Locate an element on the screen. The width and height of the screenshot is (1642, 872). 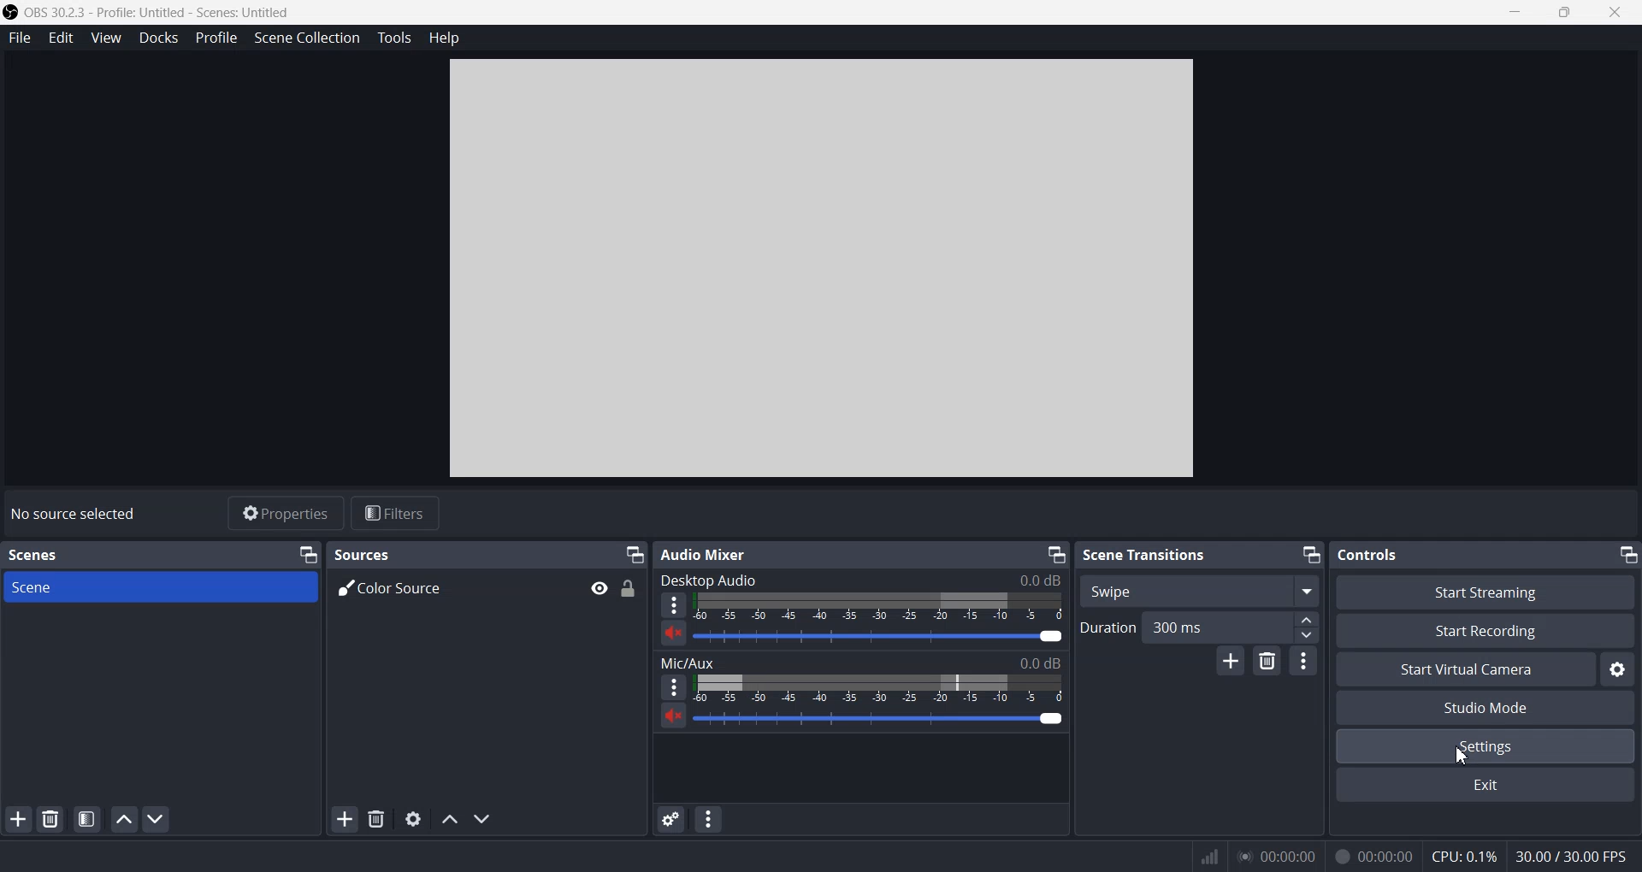
Text is located at coordinates (860, 660).